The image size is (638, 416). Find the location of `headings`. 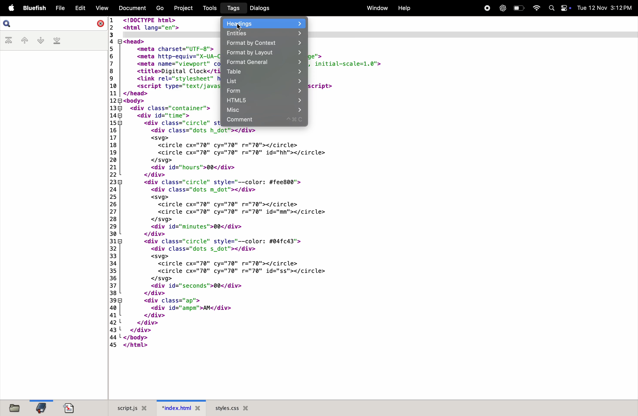

headings is located at coordinates (264, 23).